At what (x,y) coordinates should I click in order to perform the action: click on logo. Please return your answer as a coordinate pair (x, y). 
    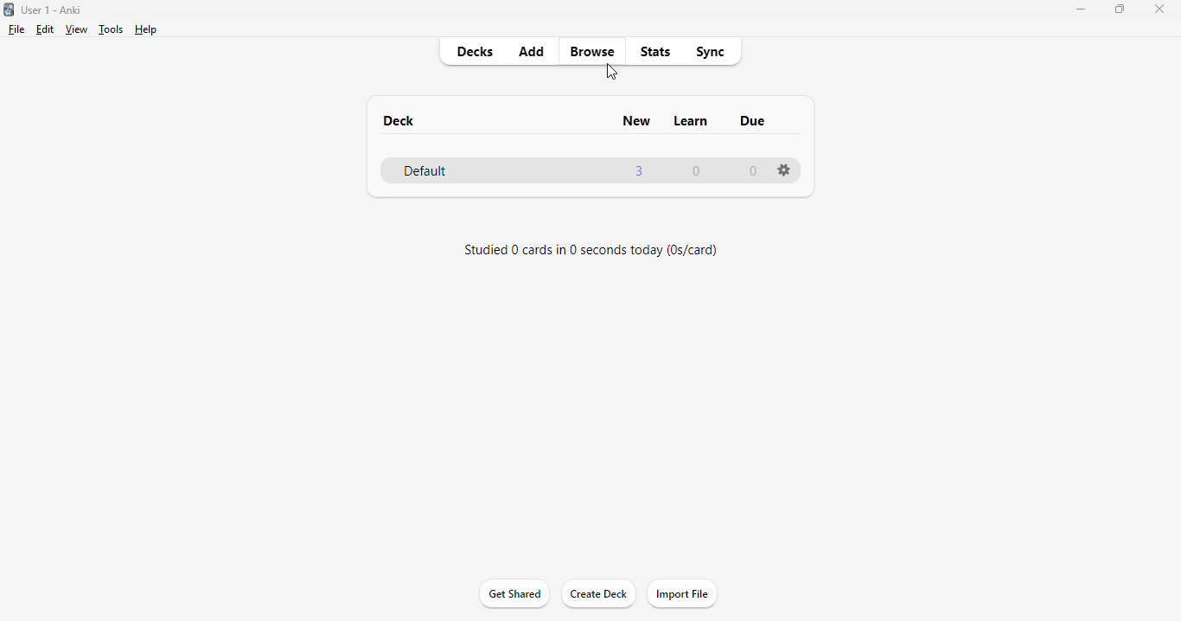
    Looking at the image, I should click on (8, 10).